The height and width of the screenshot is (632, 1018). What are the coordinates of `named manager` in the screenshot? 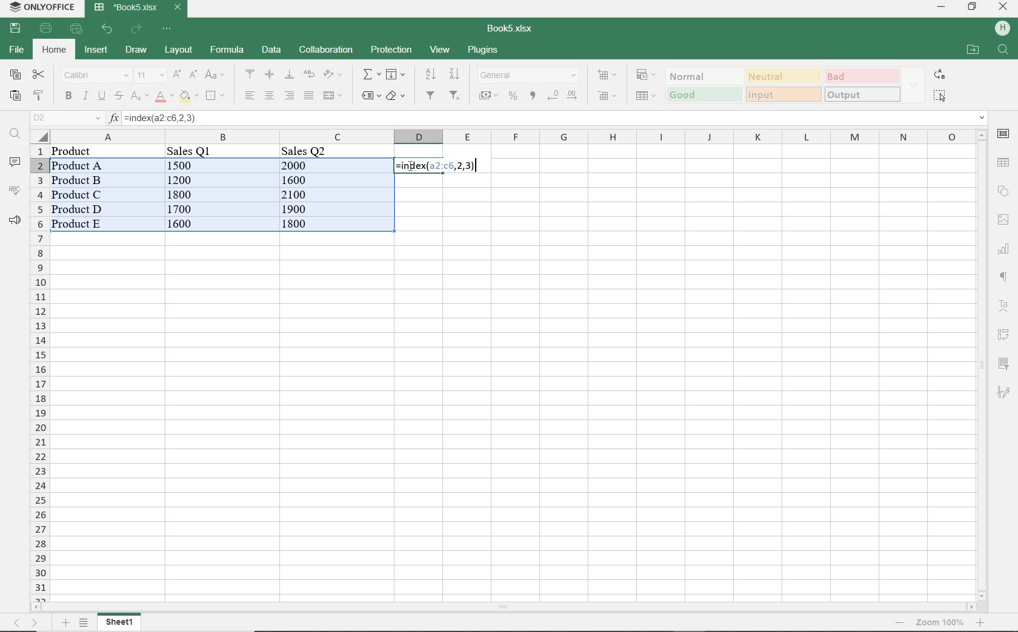 It's located at (67, 118).